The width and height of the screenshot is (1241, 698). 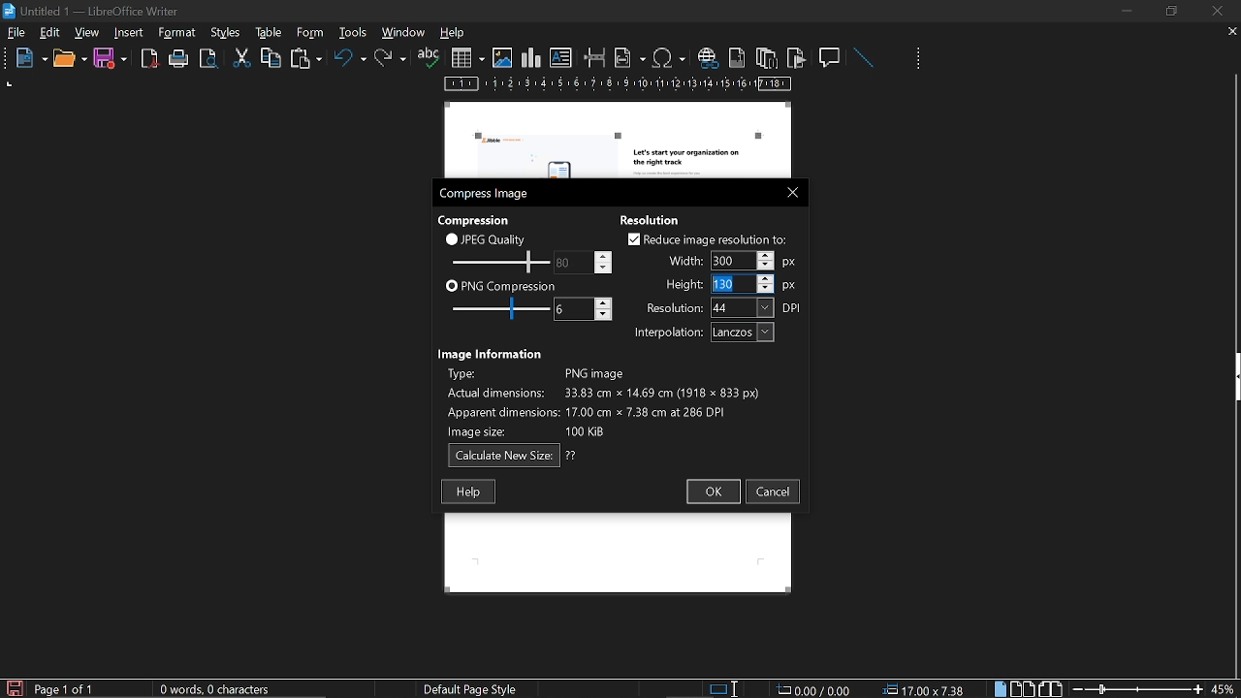 What do you see at coordinates (584, 262) in the screenshot?
I see `change jpeg quality ` at bounding box center [584, 262].